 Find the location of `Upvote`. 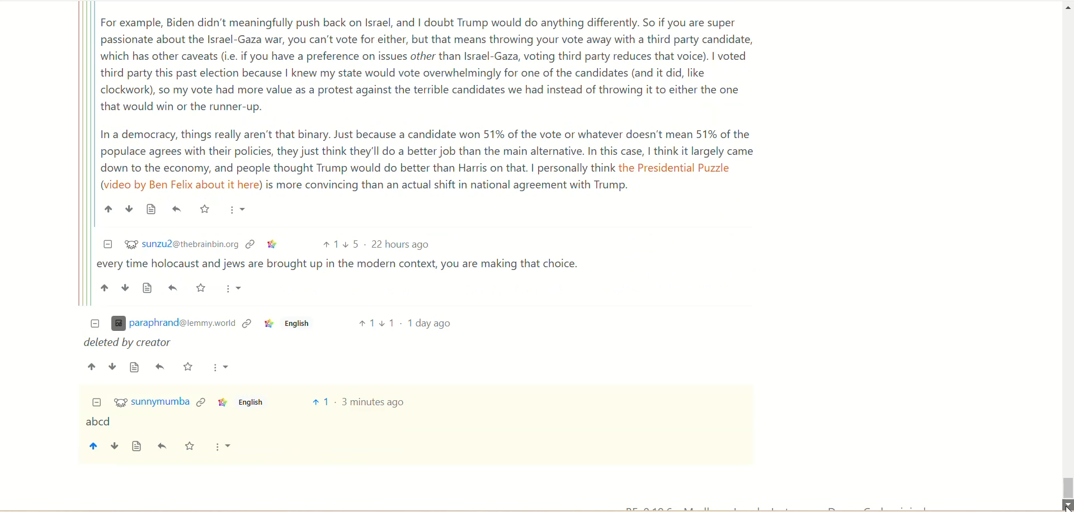

Upvote is located at coordinates (329, 244).